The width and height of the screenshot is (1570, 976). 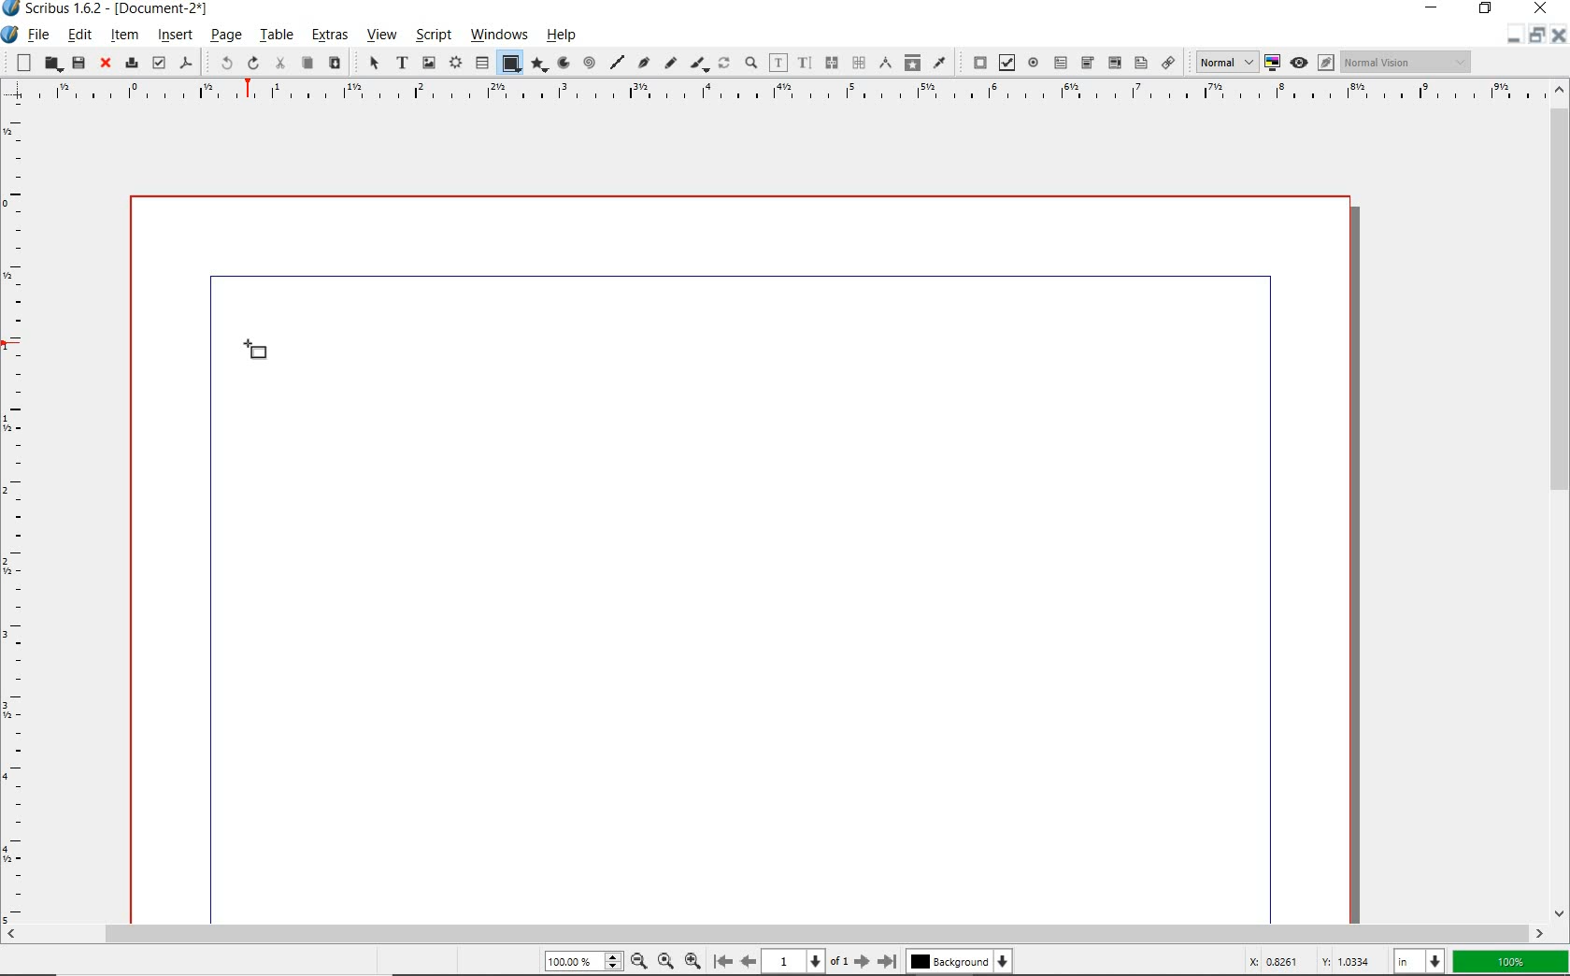 What do you see at coordinates (432, 35) in the screenshot?
I see `script` at bounding box center [432, 35].